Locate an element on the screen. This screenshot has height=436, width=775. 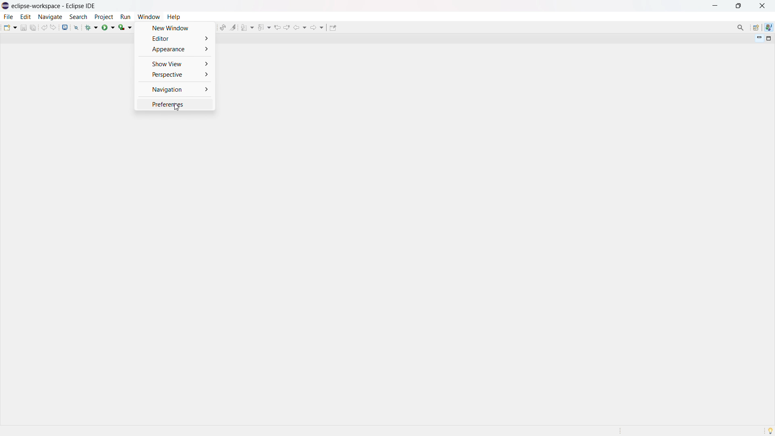
navigate is located at coordinates (50, 17).